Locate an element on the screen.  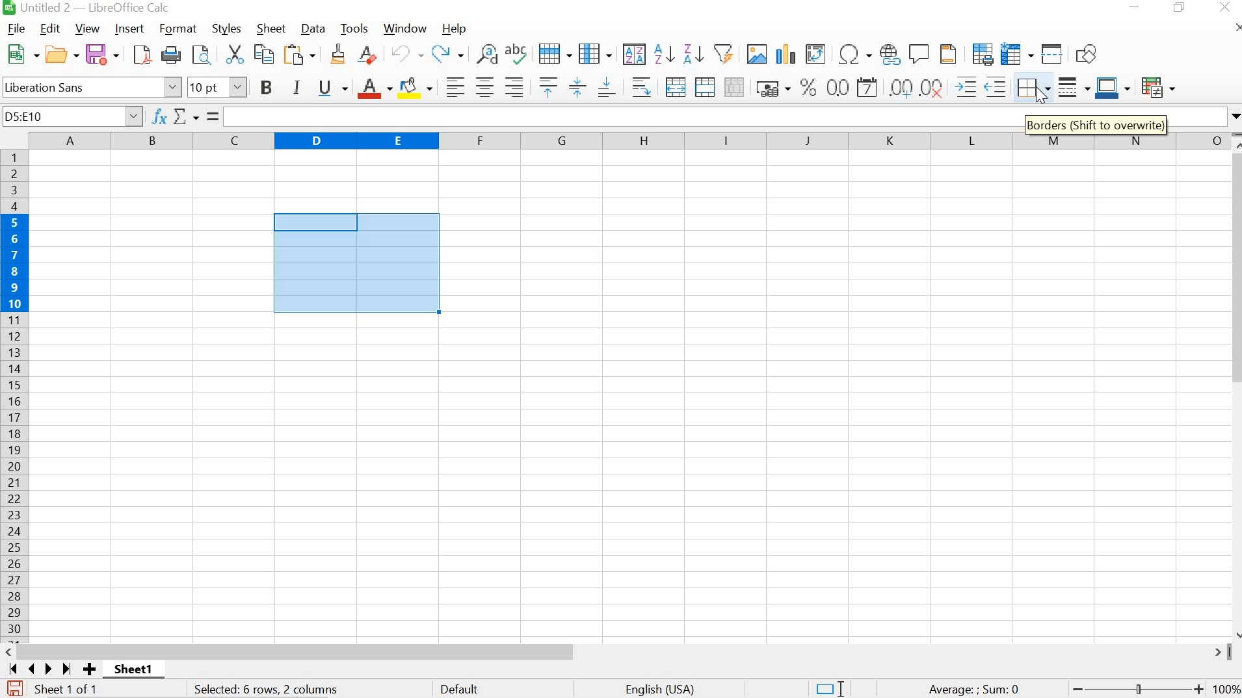
MERGE AND CENTER OR UNMERGE CELLS DEPENDING ON THE CURRENT TOGGLE STATE is located at coordinates (676, 86).